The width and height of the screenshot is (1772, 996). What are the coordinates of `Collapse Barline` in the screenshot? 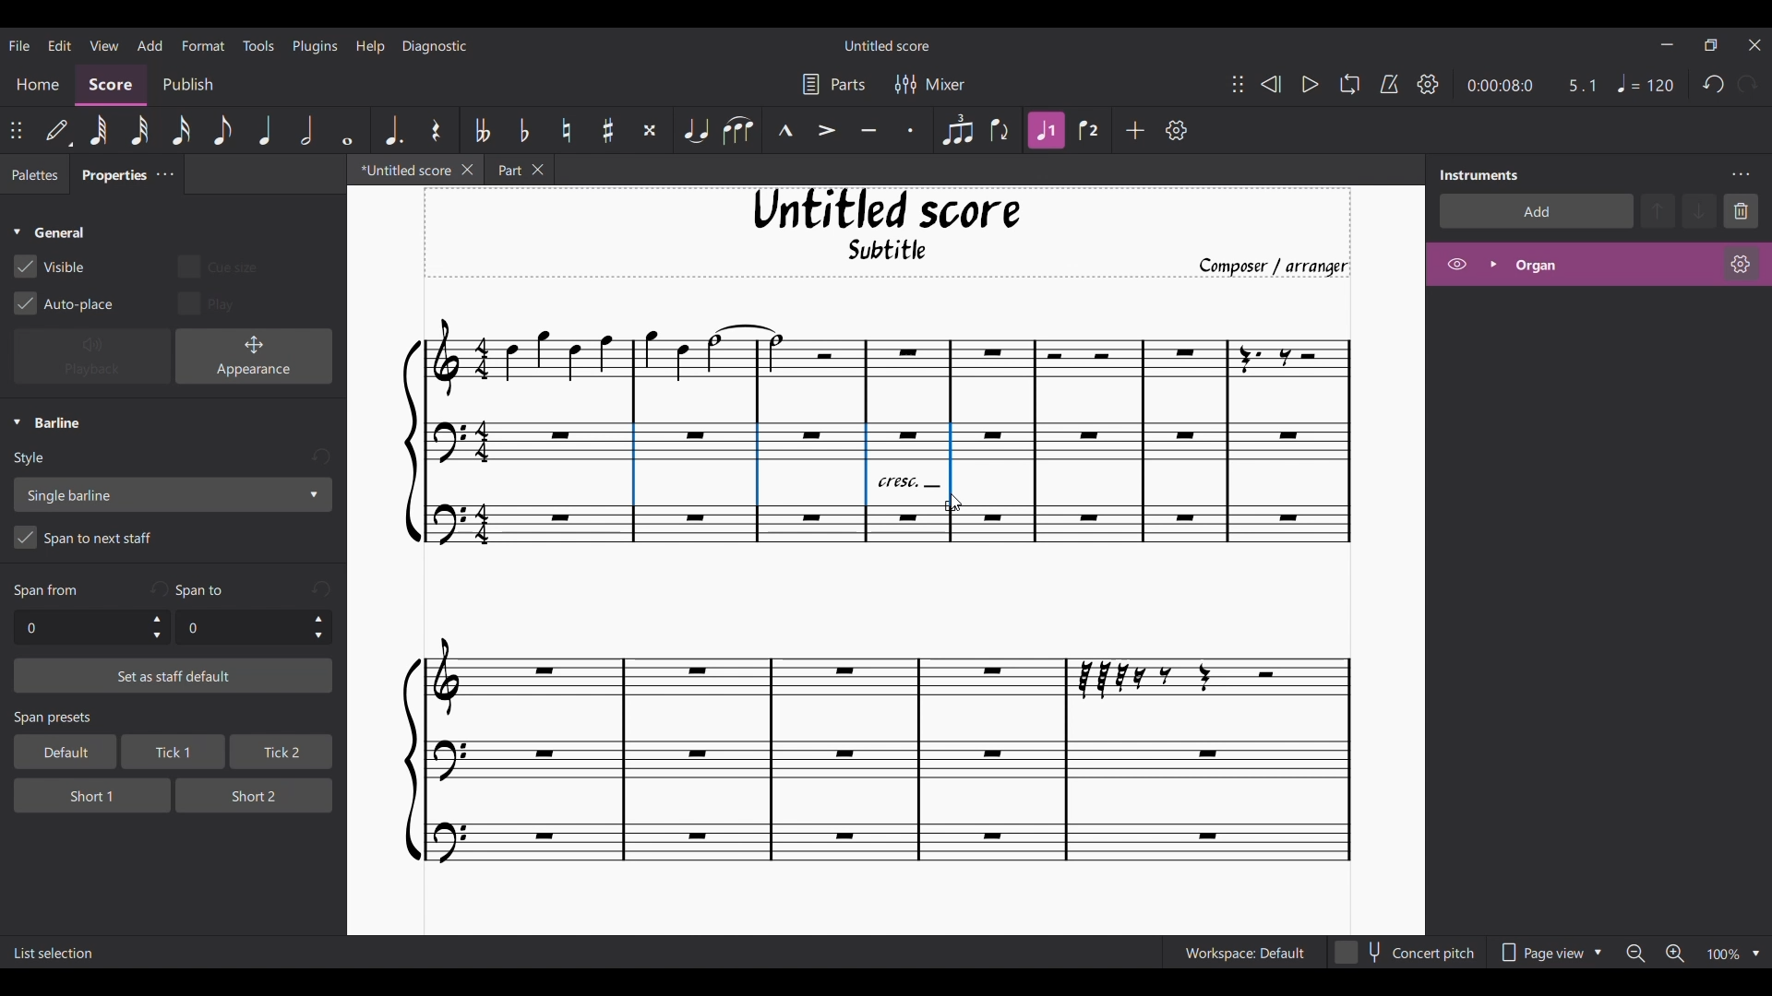 It's located at (47, 423).